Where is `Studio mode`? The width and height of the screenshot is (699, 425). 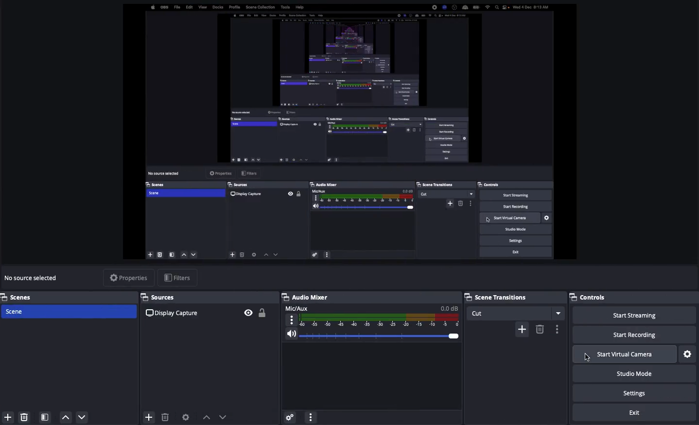
Studio mode is located at coordinates (633, 372).